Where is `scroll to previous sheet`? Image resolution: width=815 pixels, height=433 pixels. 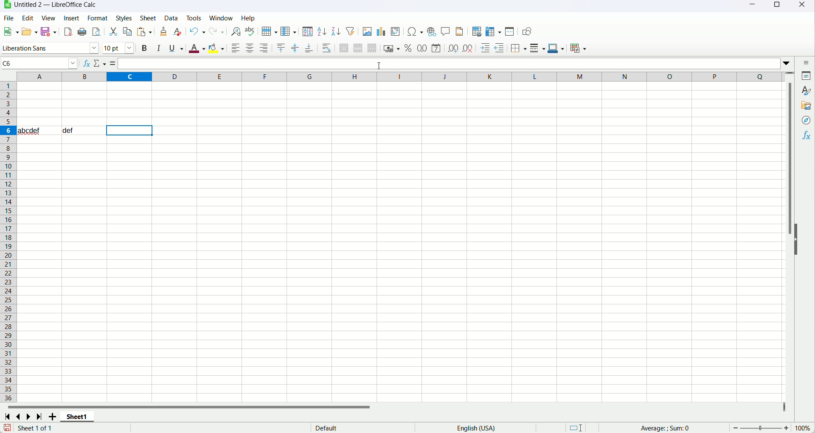 scroll to previous sheet is located at coordinates (20, 416).